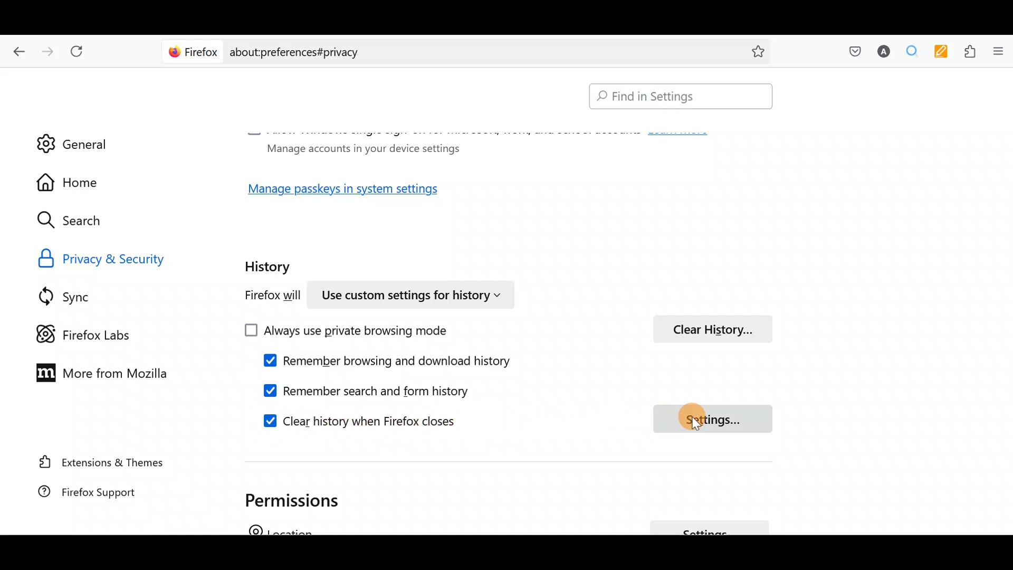 This screenshot has width=1013, height=570. Describe the element at coordinates (385, 389) in the screenshot. I see `Remember search and form history` at that location.